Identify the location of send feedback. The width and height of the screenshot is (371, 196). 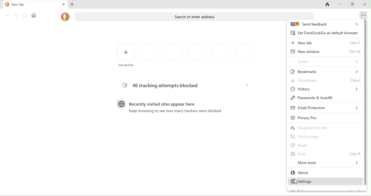
(325, 24).